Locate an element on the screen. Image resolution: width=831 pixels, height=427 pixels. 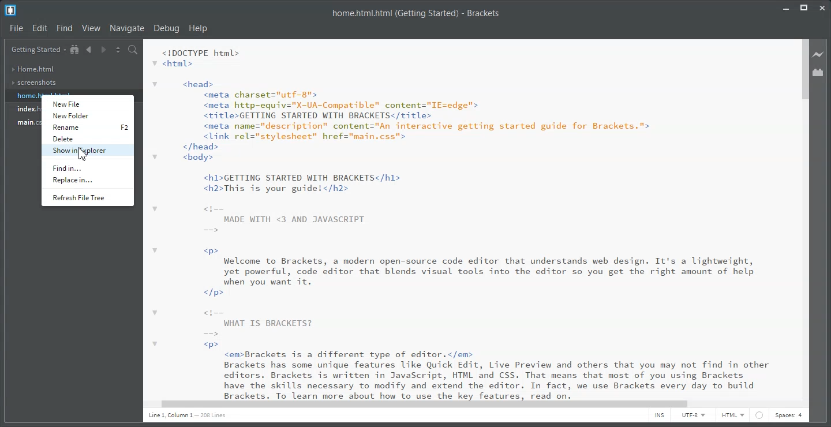
Navigate is located at coordinates (127, 28).